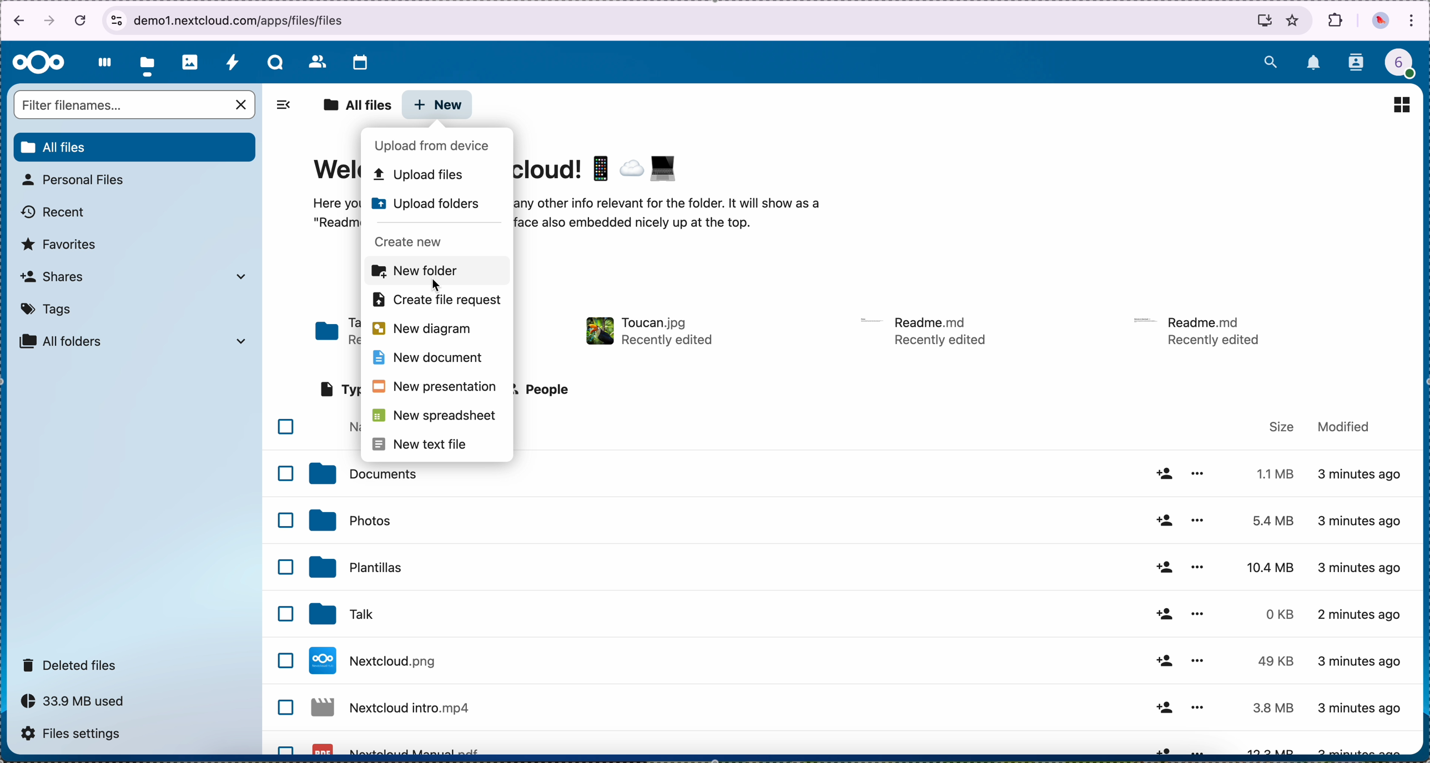 This screenshot has width=1430, height=763. Describe the element at coordinates (60, 245) in the screenshot. I see `favorites` at that location.